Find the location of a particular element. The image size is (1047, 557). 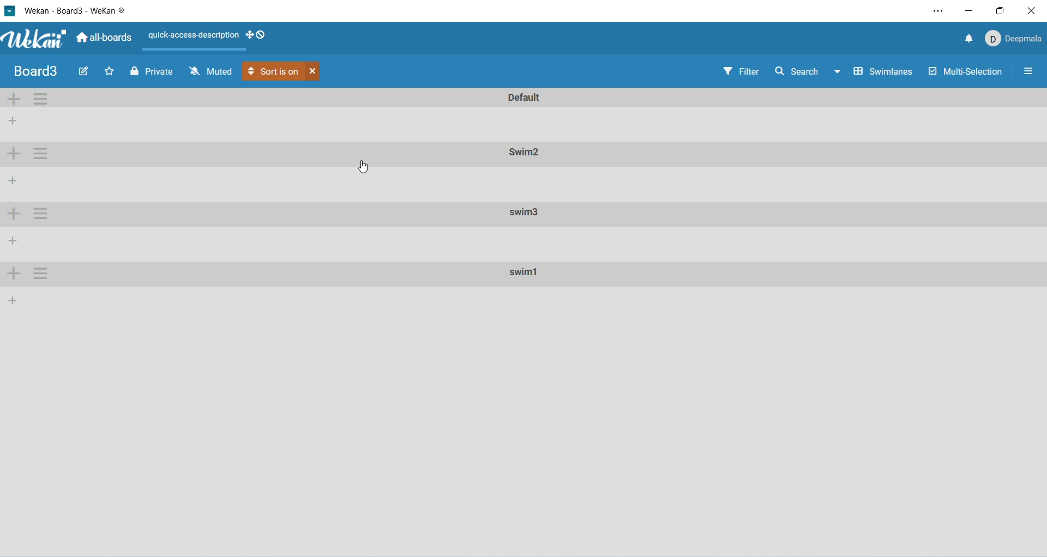

maximize is located at coordinates (1002, 10).